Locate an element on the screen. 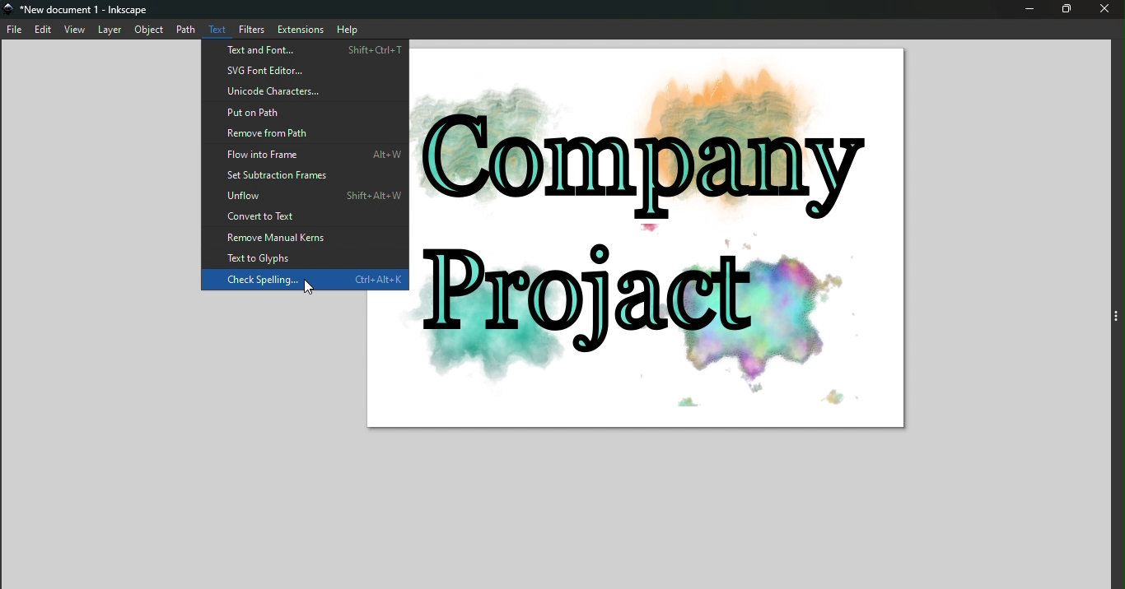 This screenshot has width=1125, height=589. help is located at coordinates (346, 29).